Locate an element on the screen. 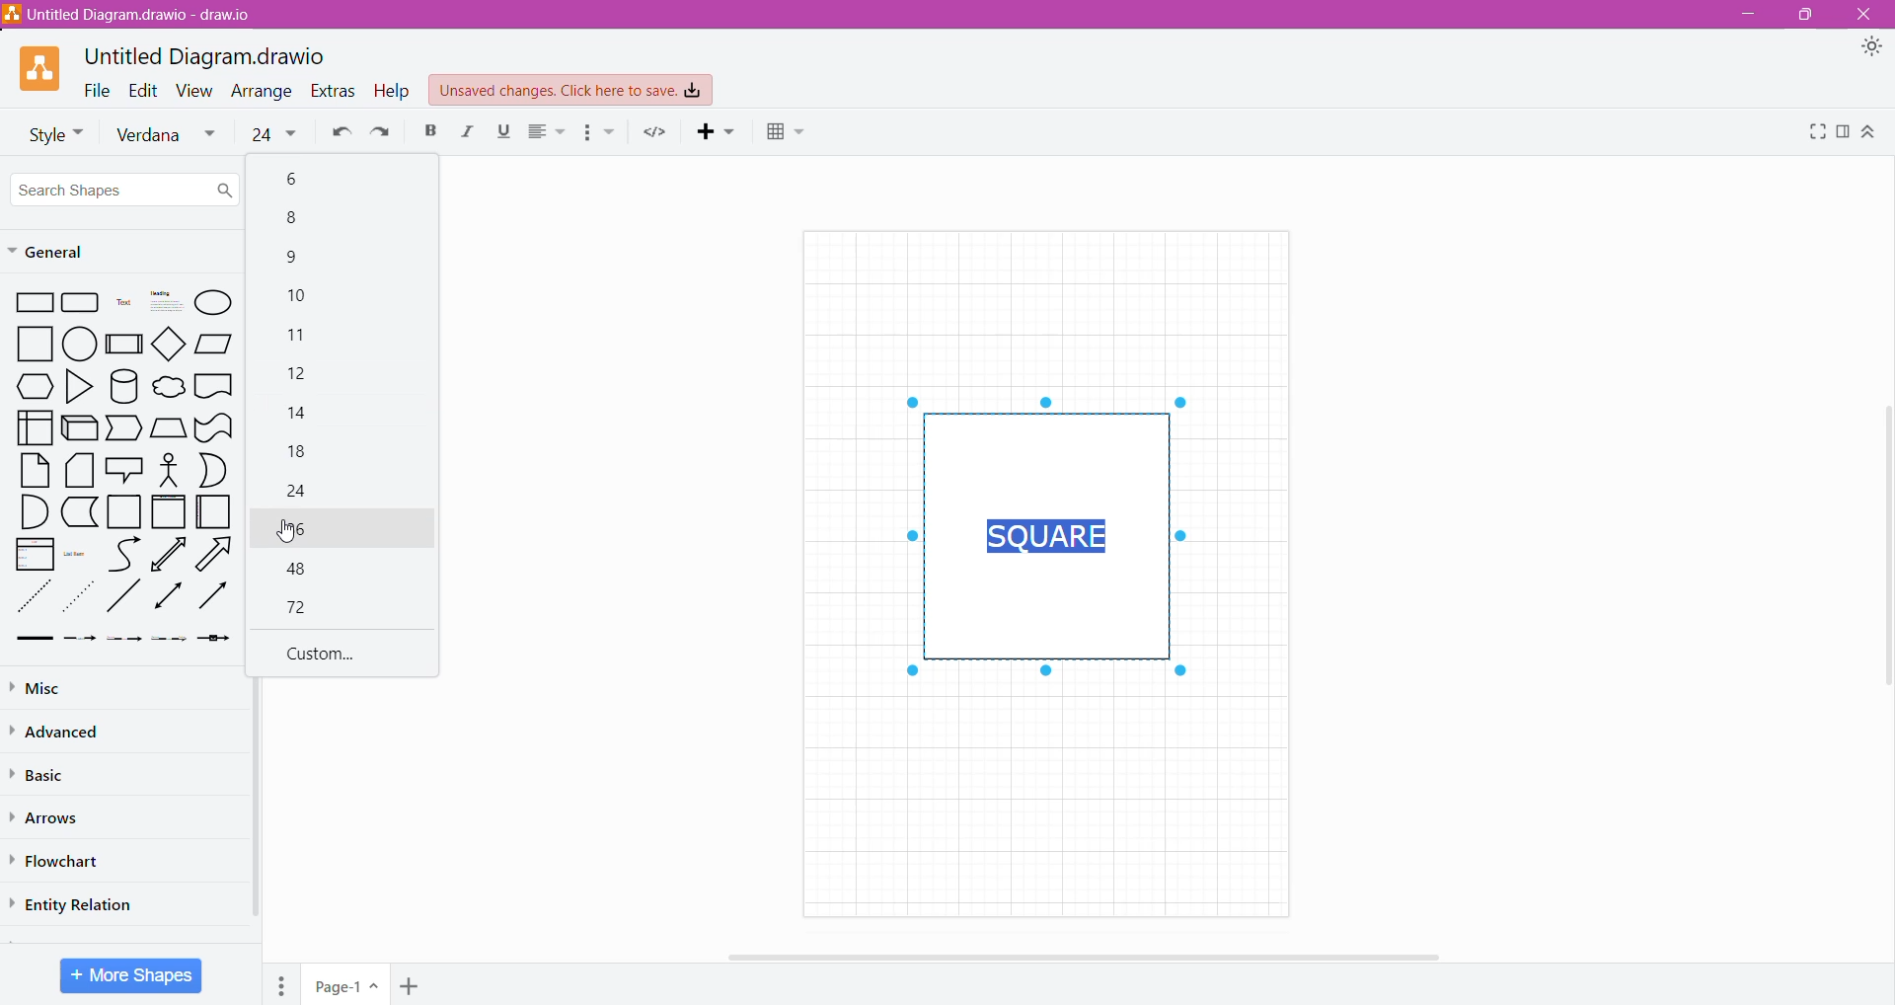 This screenshot has height=1005, width=1895. 3D Rectangle  is located at coordinates (79, 430).